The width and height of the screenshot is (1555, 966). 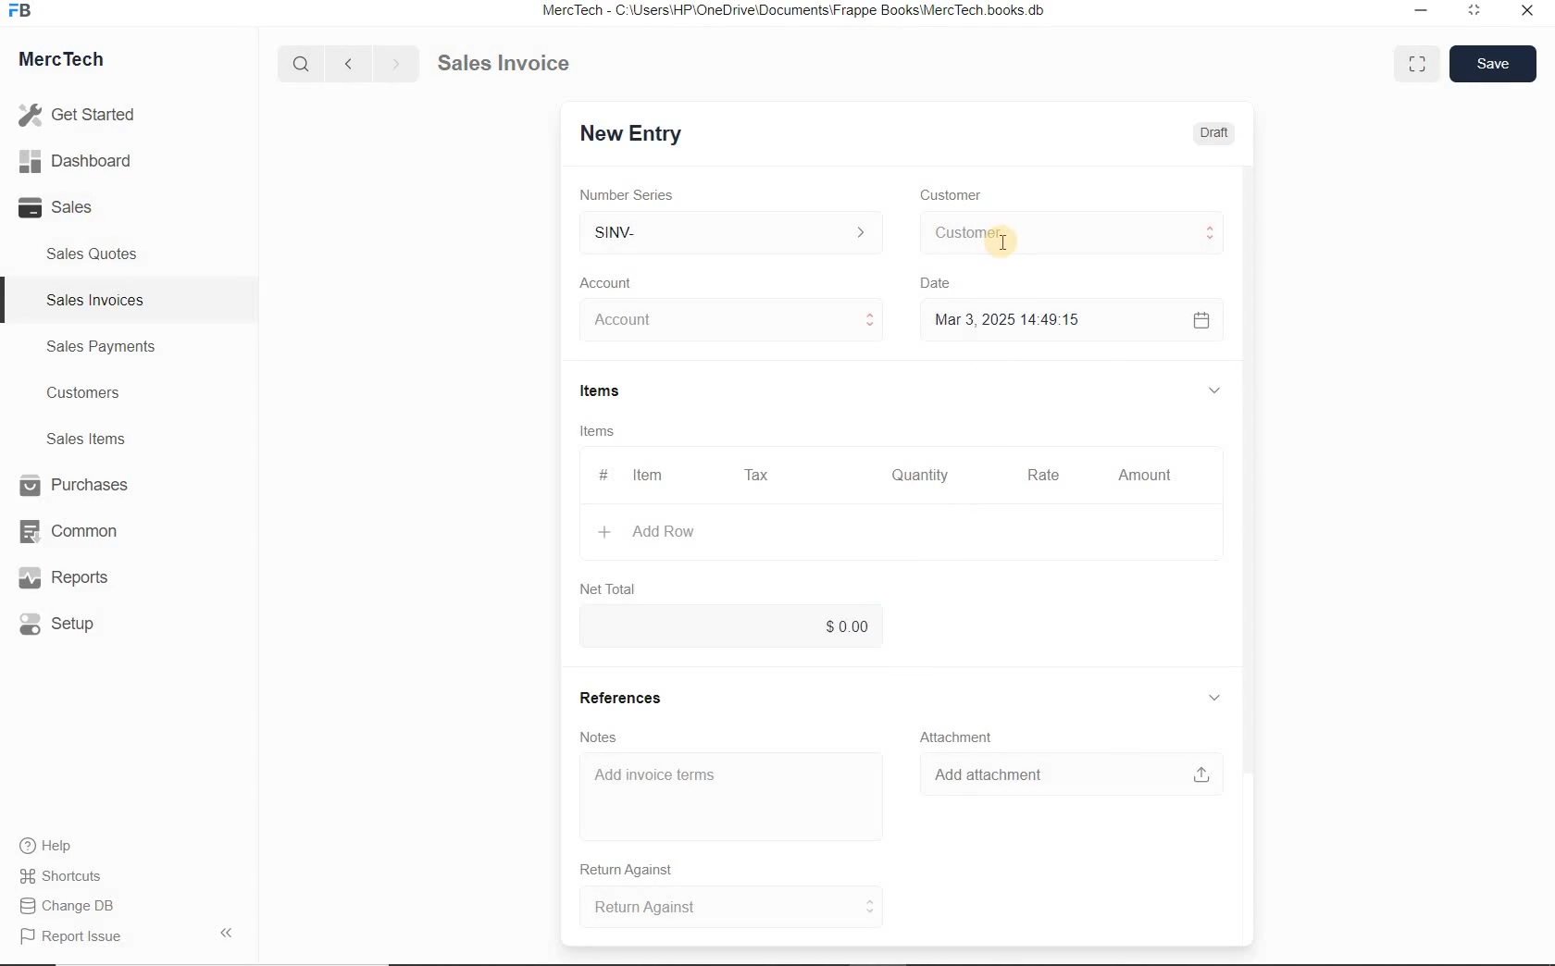 I want to click on Reports, so click(x=78, y=578).